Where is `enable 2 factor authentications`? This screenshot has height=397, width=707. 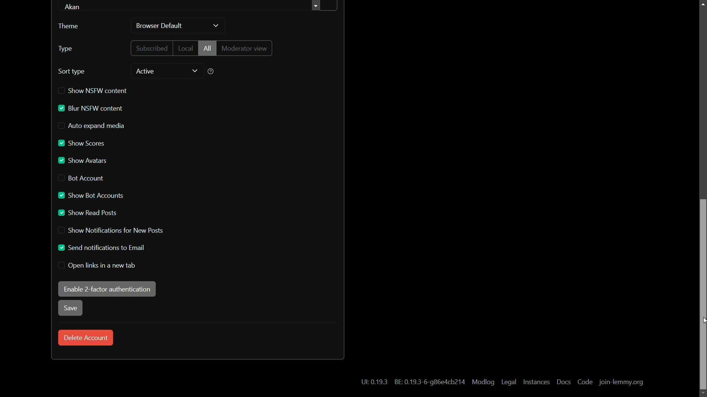 enable 2 factor authentications is located at coordinates (107, 289).